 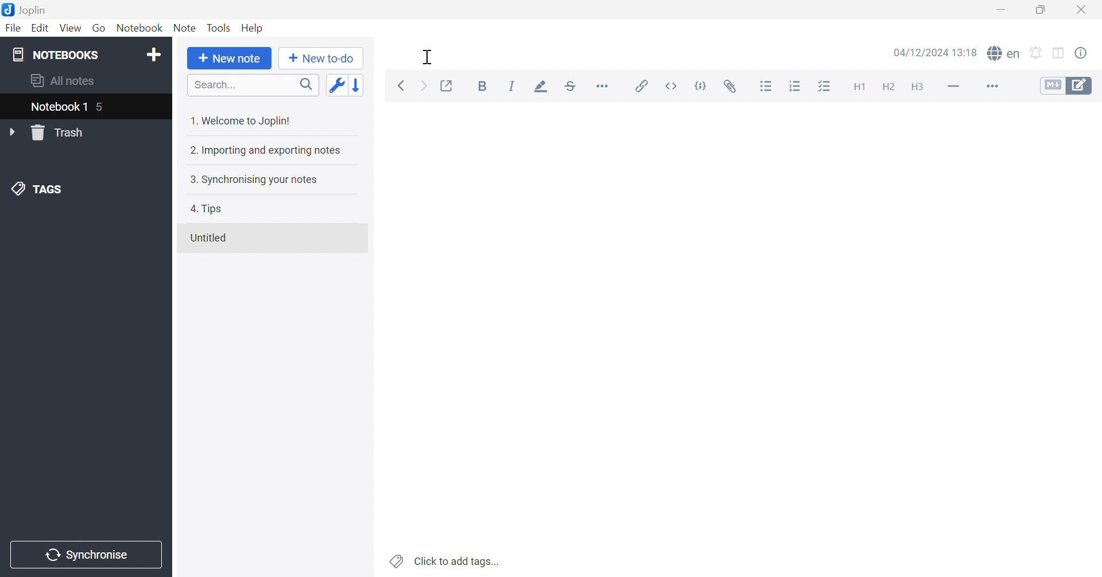 What do you see at coordinates (99, 29) in the screenshot?
I see `Go` at bounding box center [99, 29].